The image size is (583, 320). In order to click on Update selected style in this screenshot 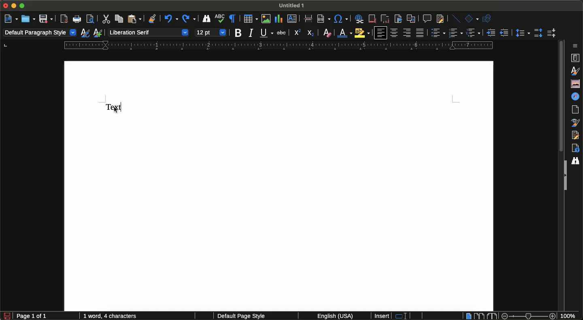, I will do `click(85, 33)`.